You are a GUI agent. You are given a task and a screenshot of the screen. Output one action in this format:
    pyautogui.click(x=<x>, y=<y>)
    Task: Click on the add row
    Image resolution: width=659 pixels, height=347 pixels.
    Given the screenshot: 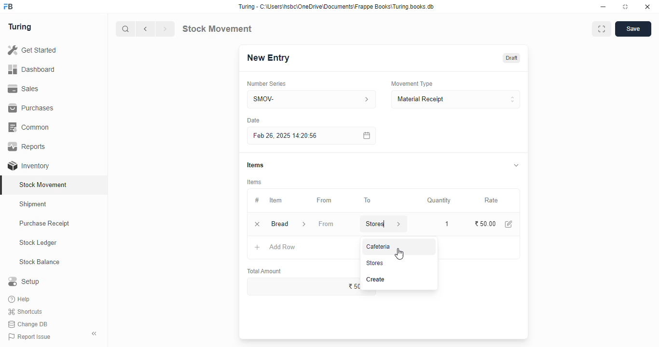 What is the action you would take?
    pyautogui.click(x=283, y=247)
    